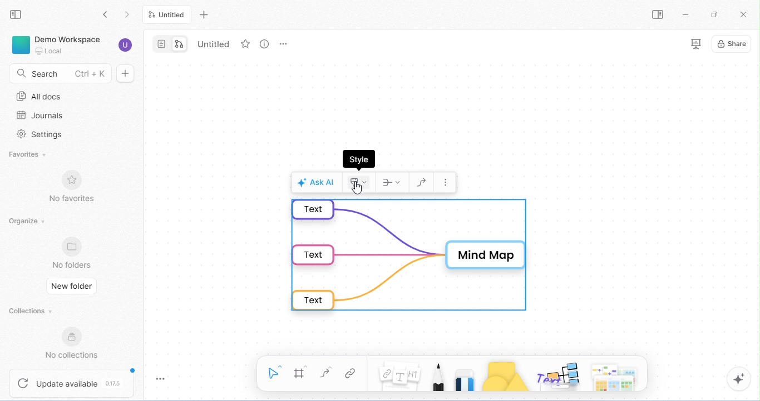 Image resolution: width=760 pixels, height=401 pixels. Describe the element at coordinates (715, 14) in the screenshot. I see `maximize` at that location.